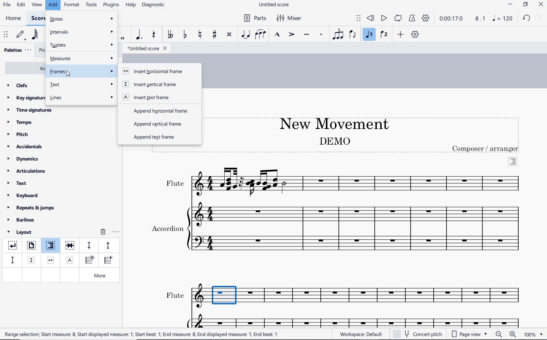  What do you see at coordinates (116, 231) in the screenshot?
I see `options` at bounding box center [116, 231].